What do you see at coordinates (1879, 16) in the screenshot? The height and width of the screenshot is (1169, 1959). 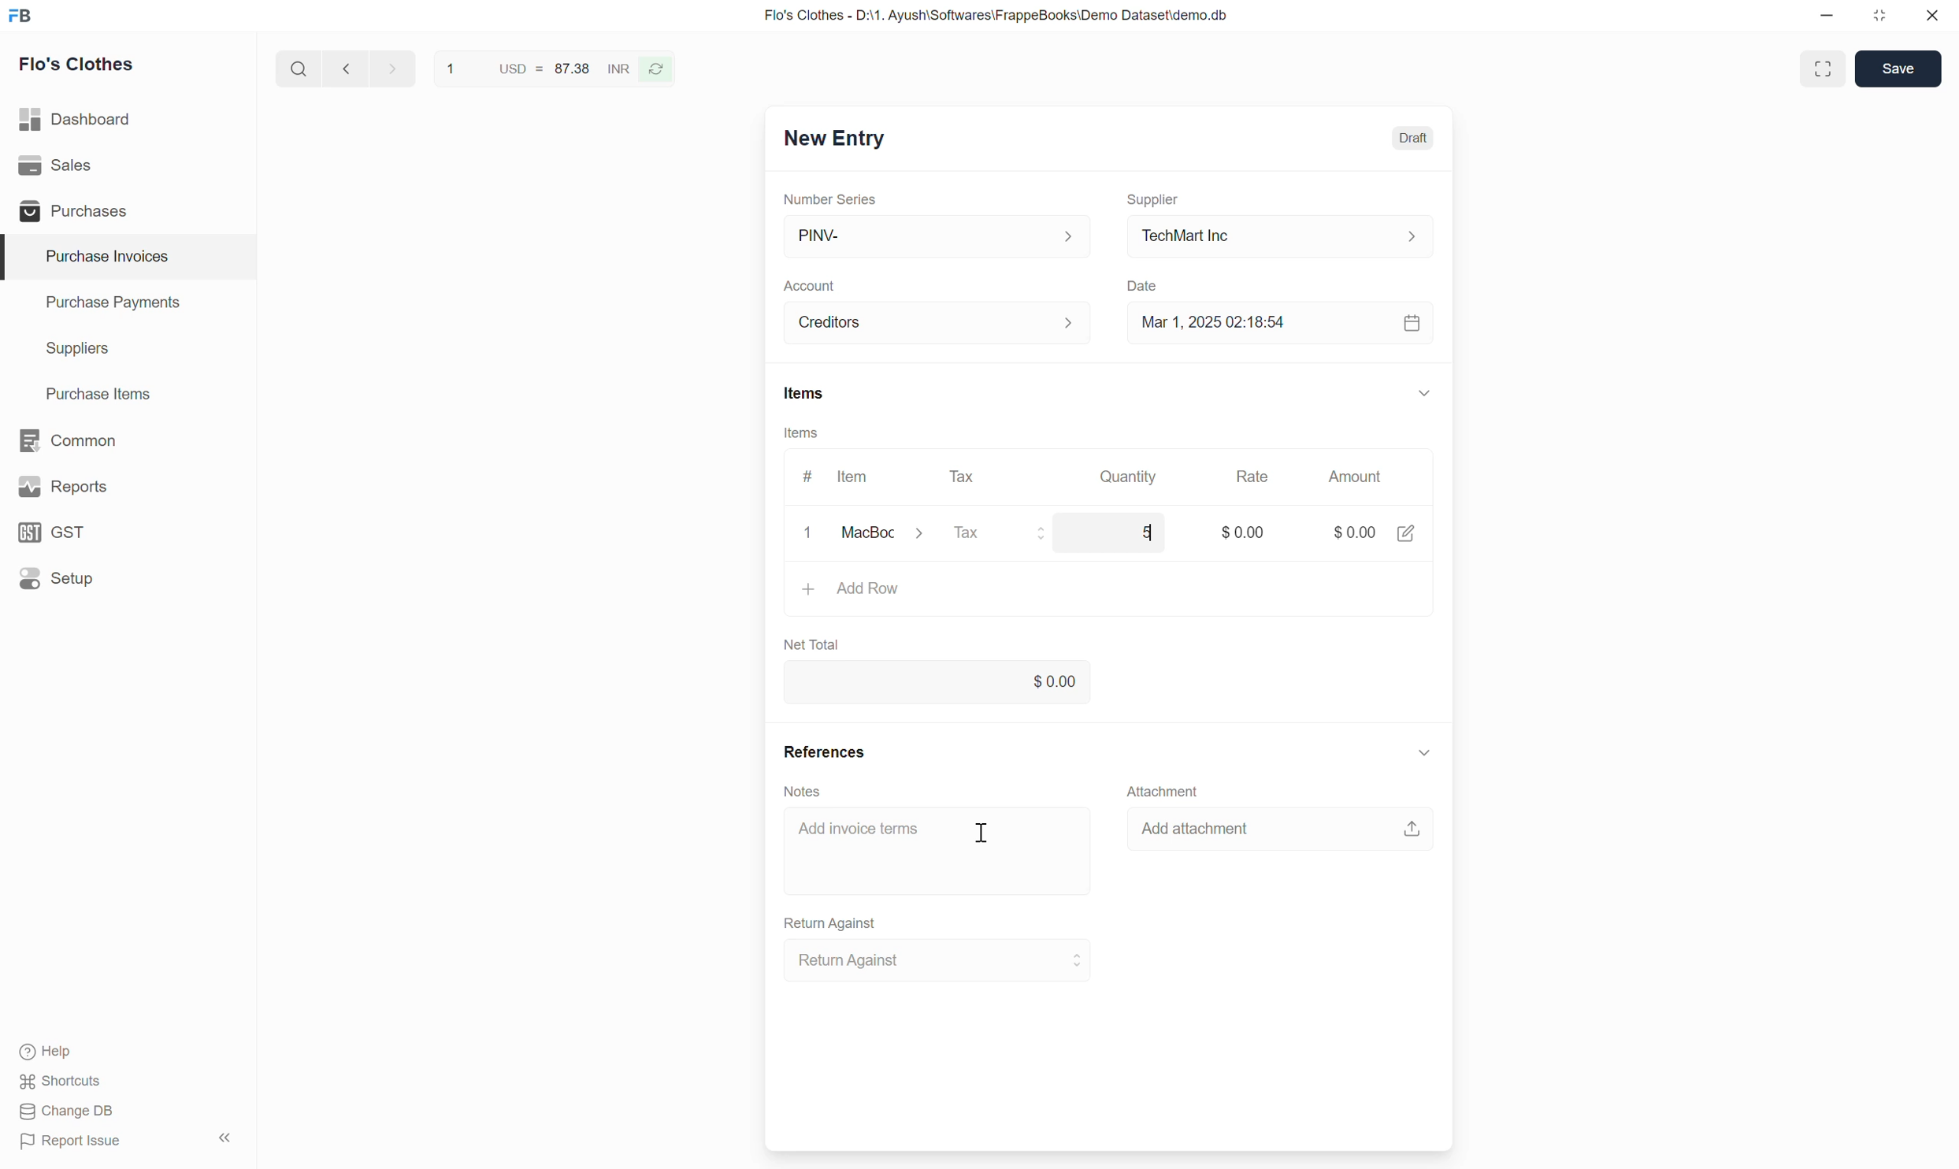 I see `Change dimension` at bounding box center [1879, 16].